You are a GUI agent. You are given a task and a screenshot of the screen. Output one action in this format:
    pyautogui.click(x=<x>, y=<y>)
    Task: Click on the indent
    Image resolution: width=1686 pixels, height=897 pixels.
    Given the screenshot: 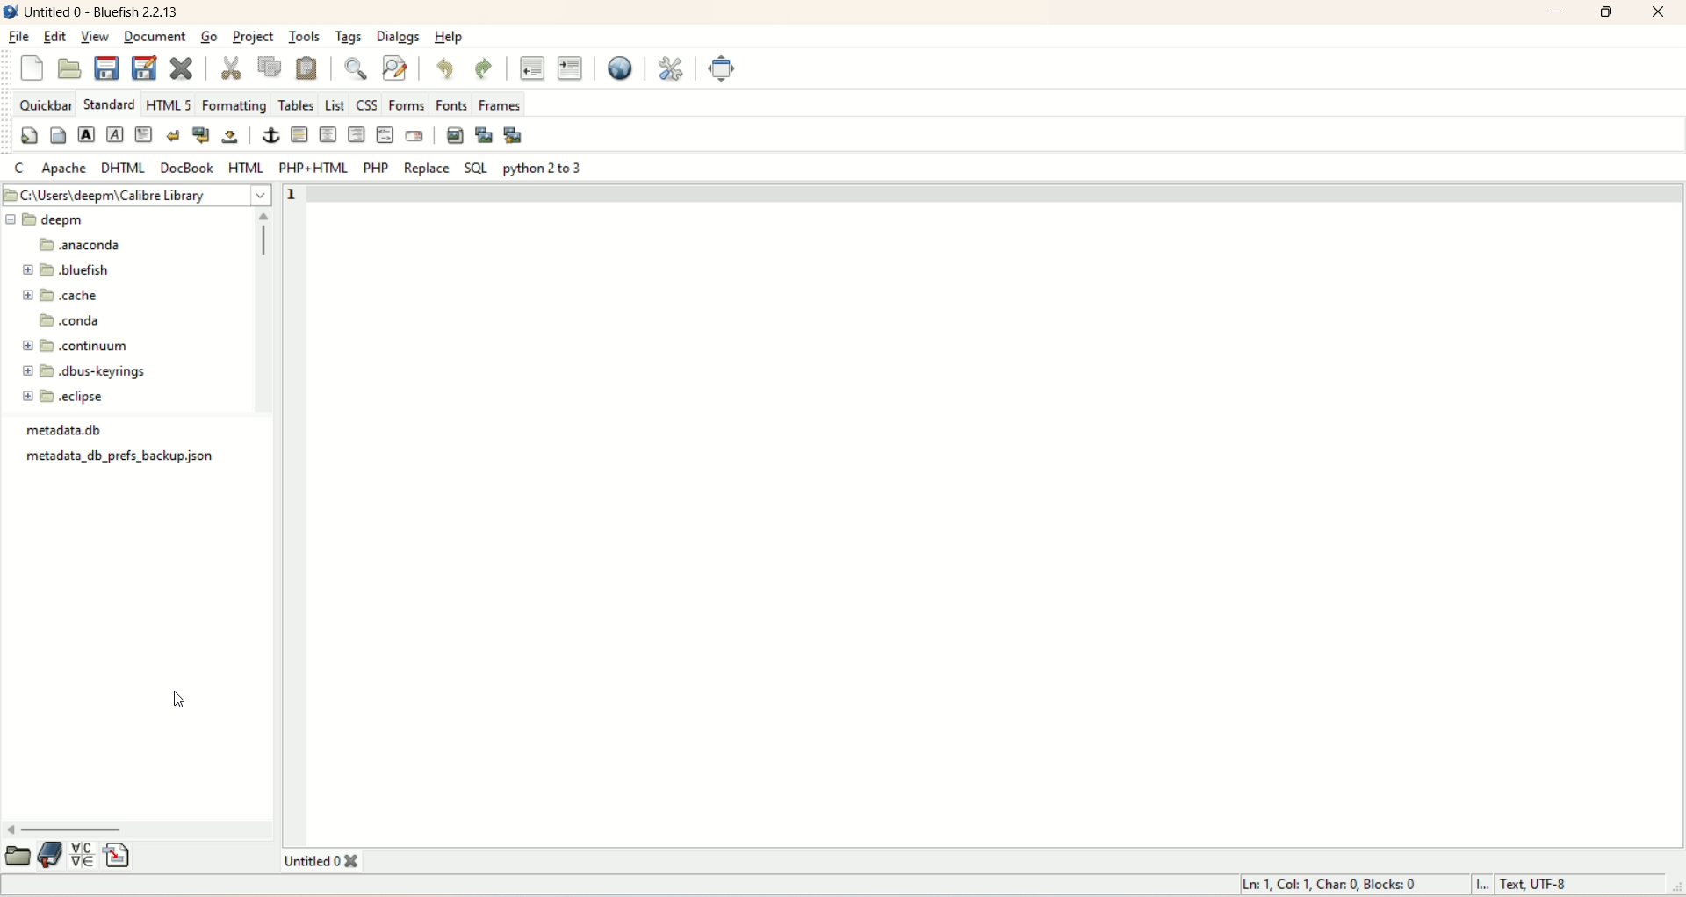 What is the action you would take?
    pyautogui.click(x=568, y=67)
    